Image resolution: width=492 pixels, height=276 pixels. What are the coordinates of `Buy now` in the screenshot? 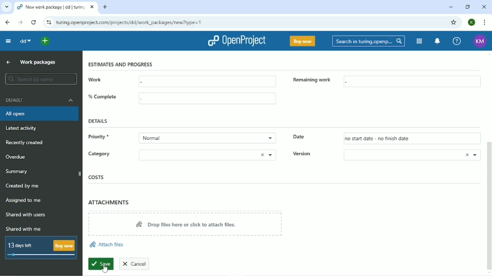 It's located at (302, 41).